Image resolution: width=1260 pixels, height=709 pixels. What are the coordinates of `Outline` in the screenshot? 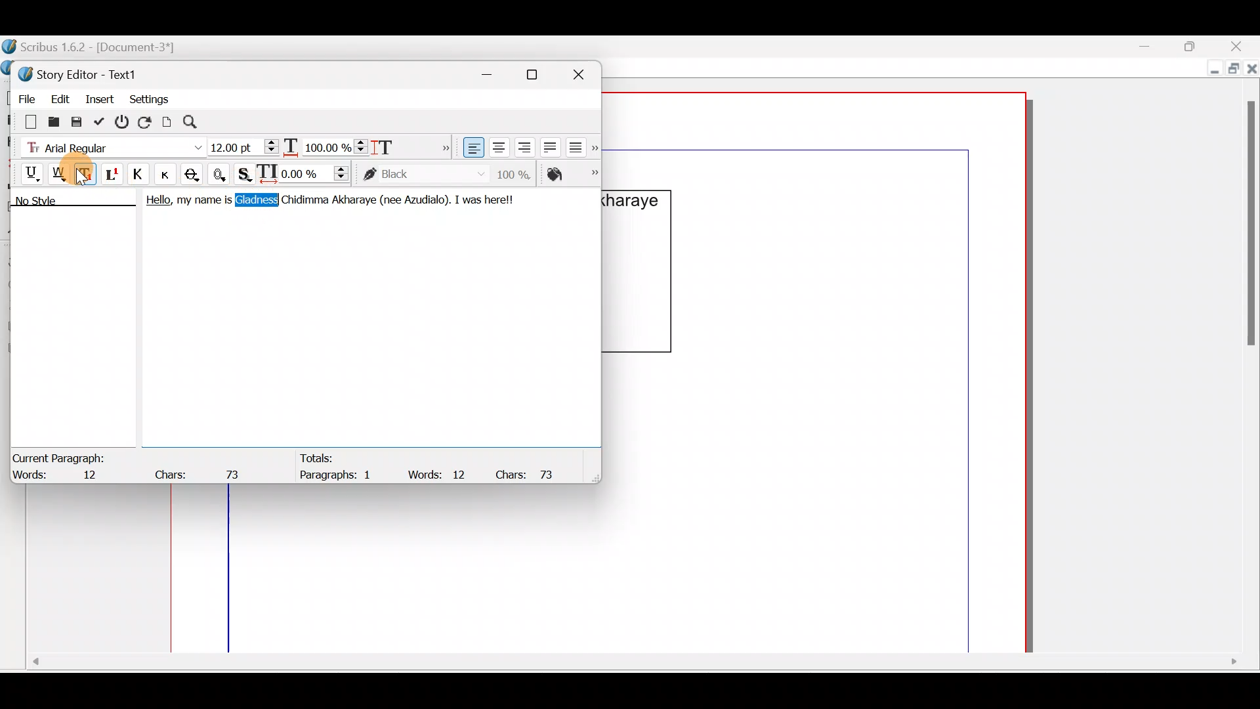 It's located at (222, 173).